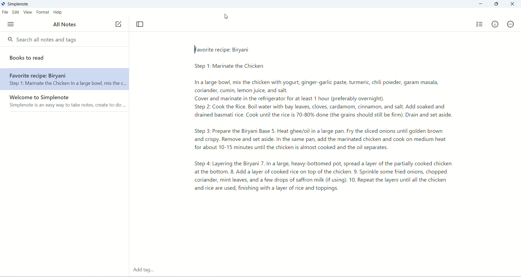  What do you see at coordinates (480, 4) in the screenshot?
I see `minimize` at bounding box center [480, 4].